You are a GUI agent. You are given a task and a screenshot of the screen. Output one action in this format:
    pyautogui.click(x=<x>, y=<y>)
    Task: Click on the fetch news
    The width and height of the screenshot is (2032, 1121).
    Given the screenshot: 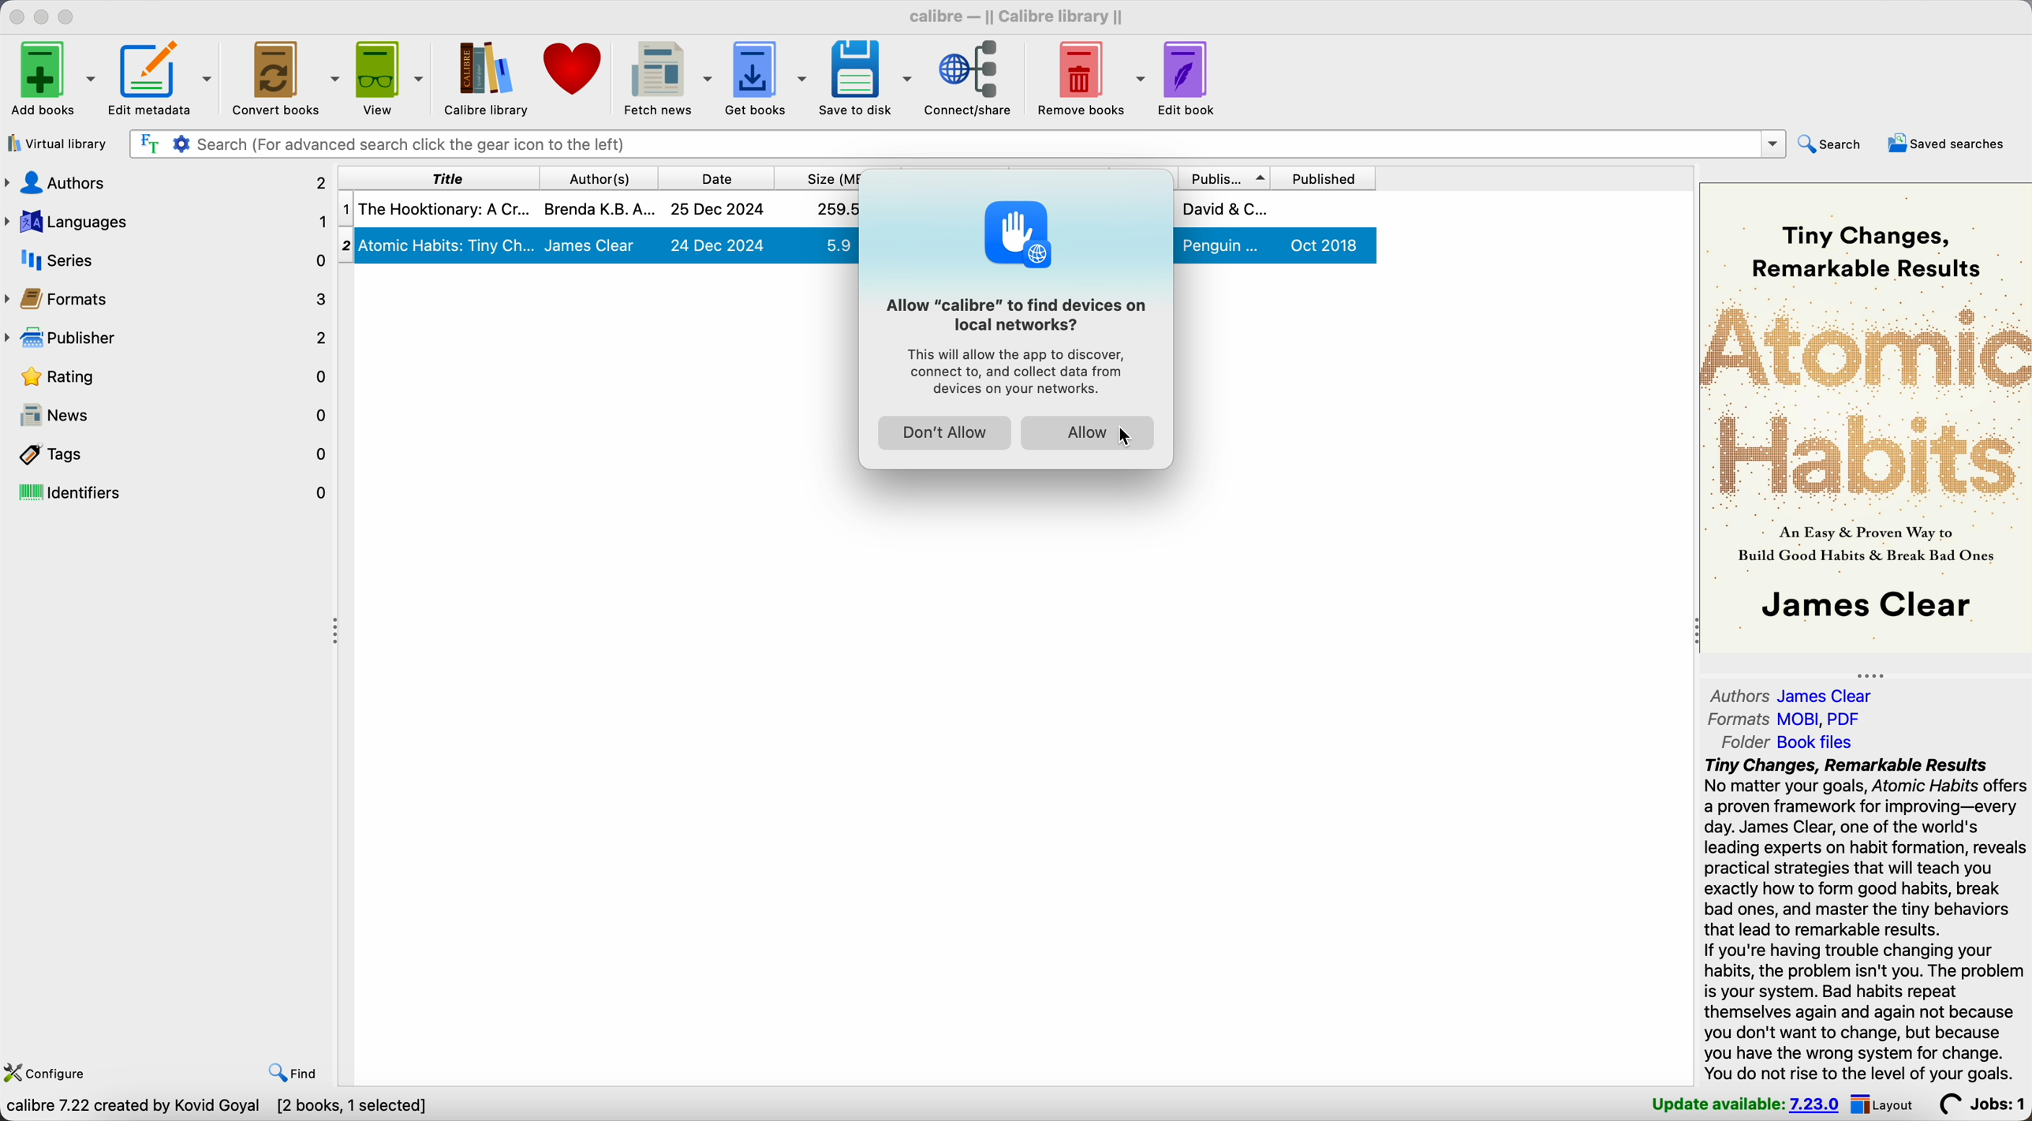 What is the action you would take?
    pyautogui.click(x=668, y=77)
    